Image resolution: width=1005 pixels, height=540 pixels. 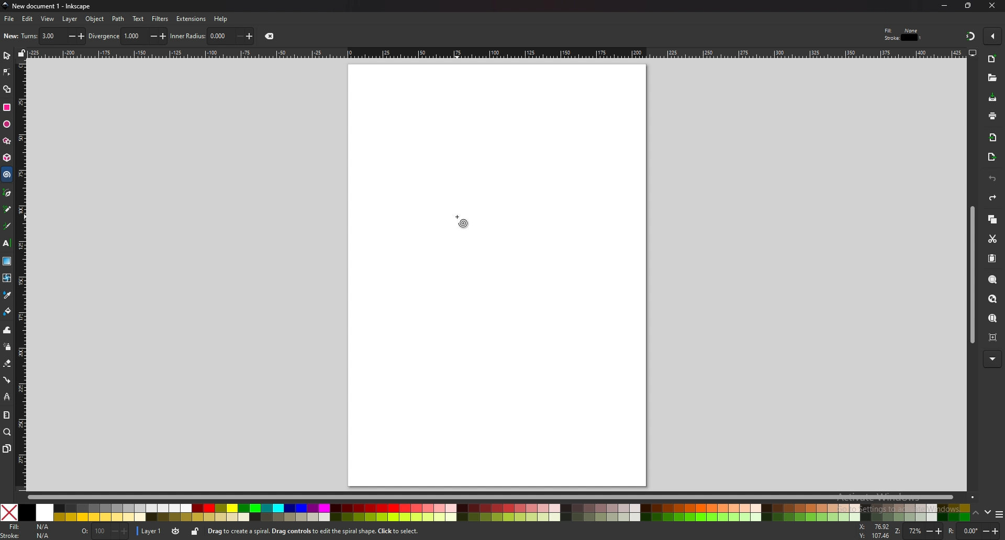 What do you see at coordinates (7, 242) in the screenshot?
I see `text` at bounding box center [7, 242].